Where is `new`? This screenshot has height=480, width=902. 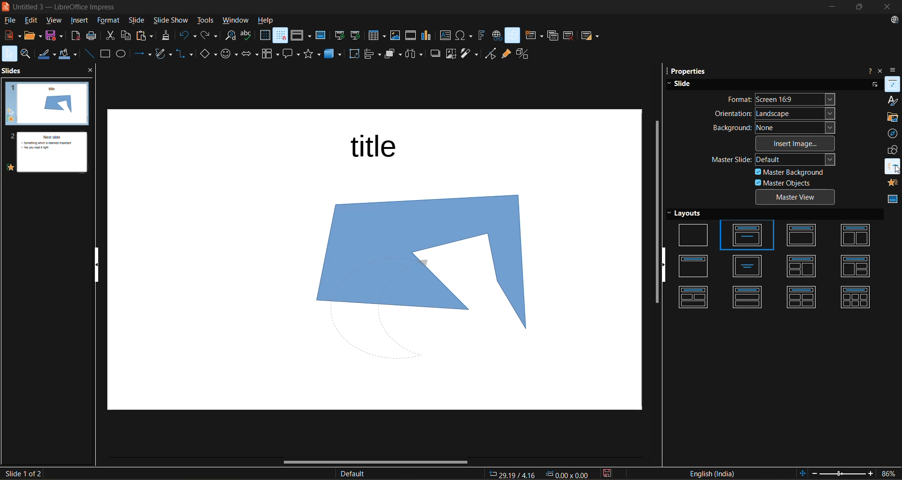
new is located at coordinates (11, 37).